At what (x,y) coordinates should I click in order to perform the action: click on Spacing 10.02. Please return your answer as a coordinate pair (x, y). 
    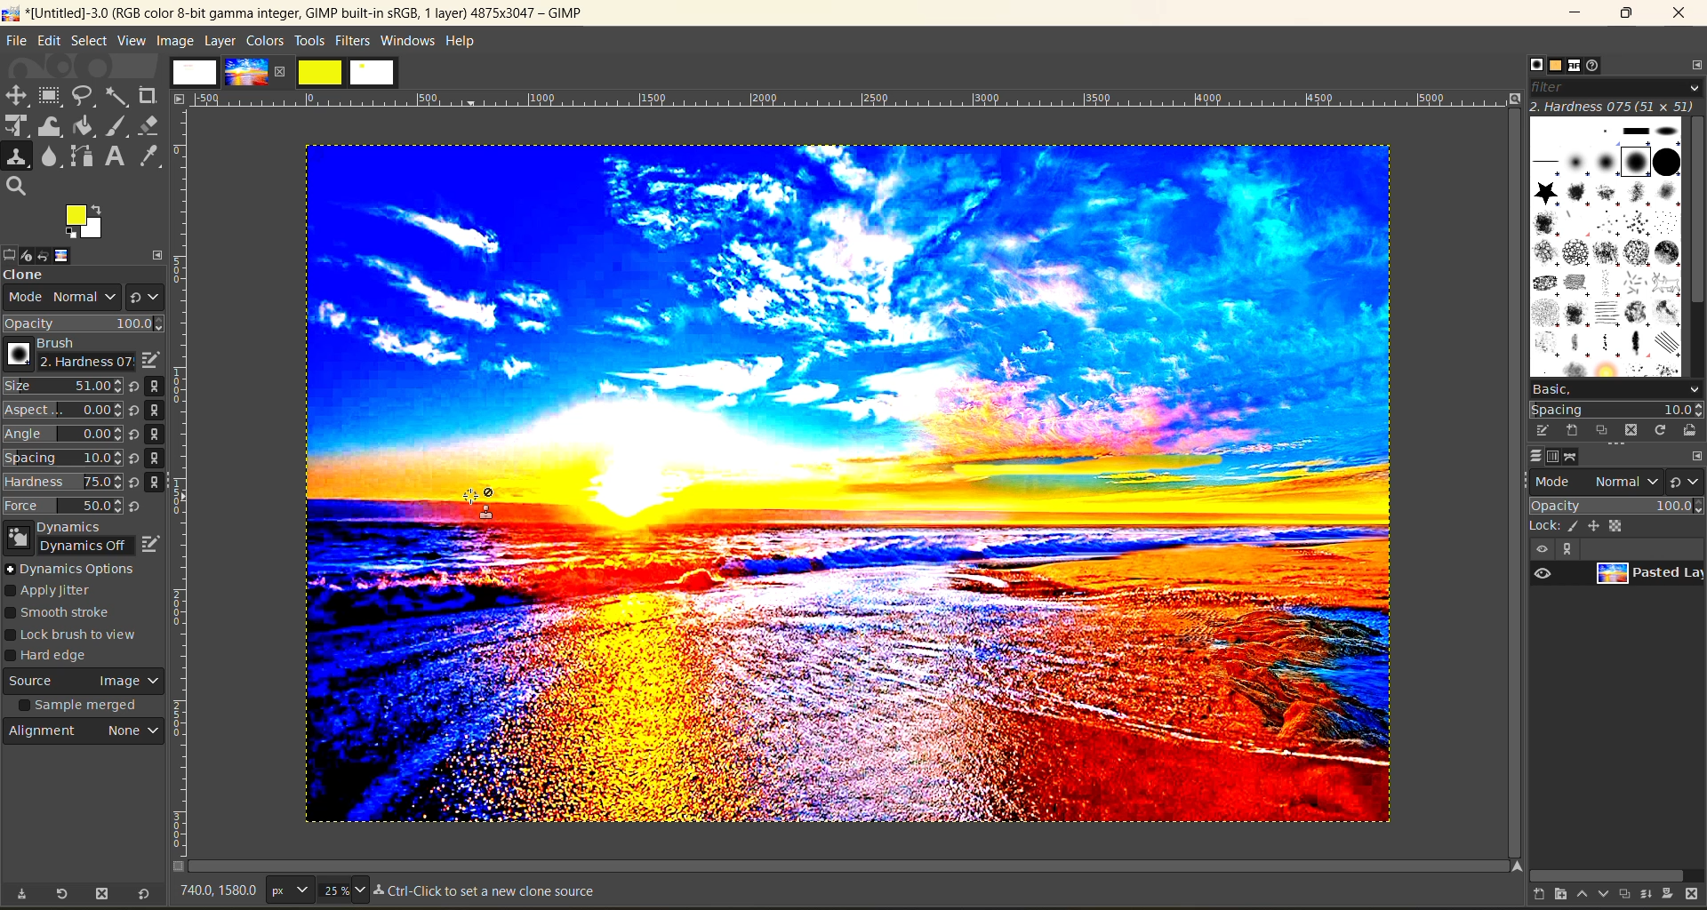
    Looking at the image, I should click on (64, 458).